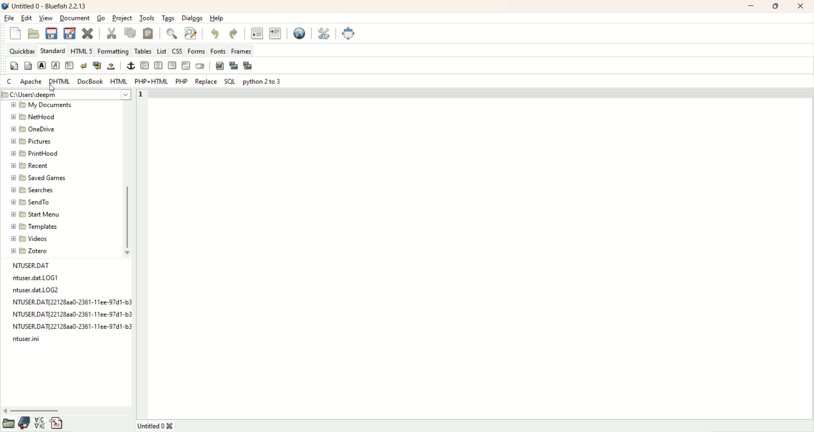 This screenshot has height=432, width=814. What do you see at coordinates (129, 66) in the screenshot?
I see `anchor/hyperlink` at bounding box center [129, 66].